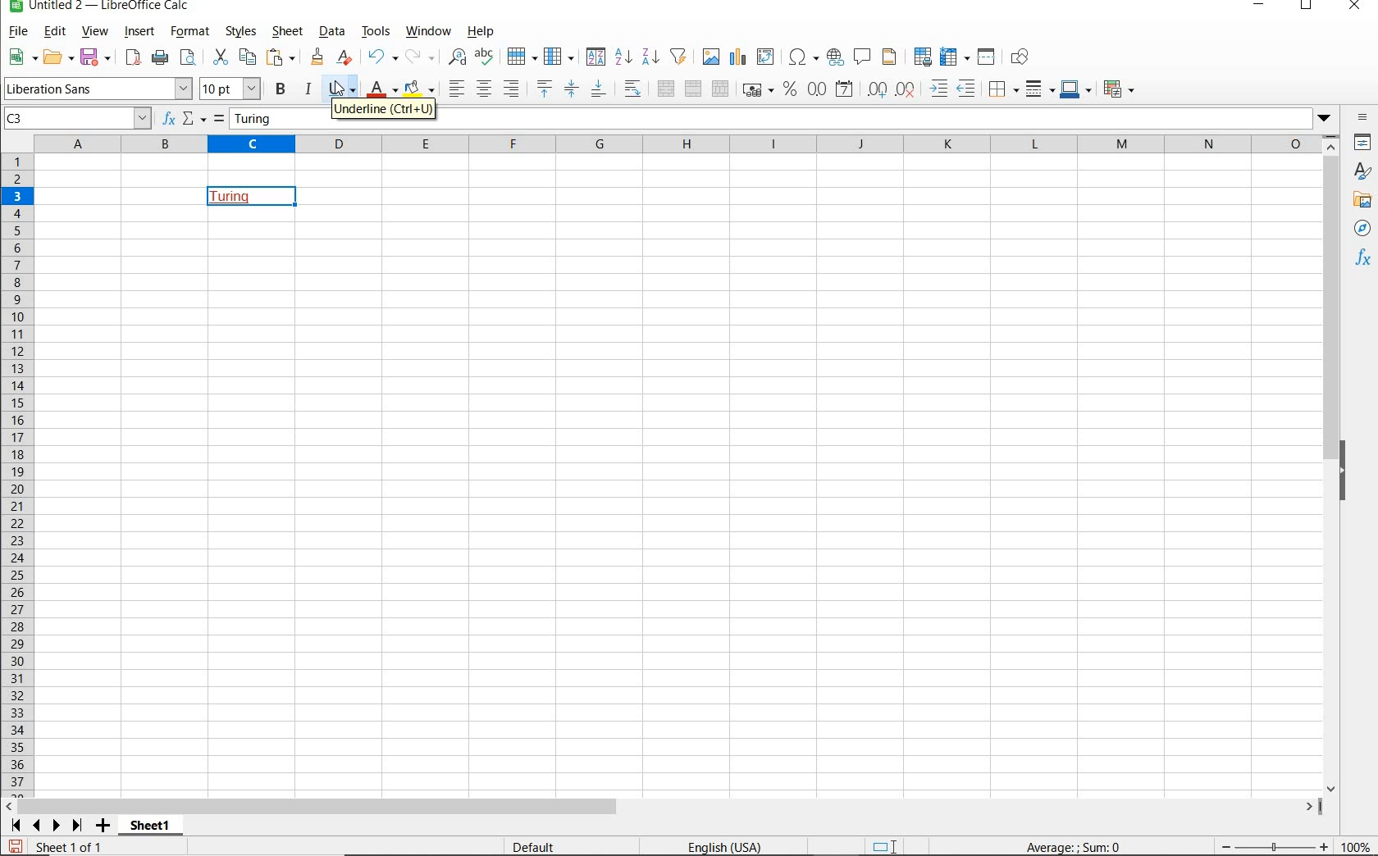  Describe the element at coordinates (191, 32) in the screenshot. I see `FORMAT` at that location.